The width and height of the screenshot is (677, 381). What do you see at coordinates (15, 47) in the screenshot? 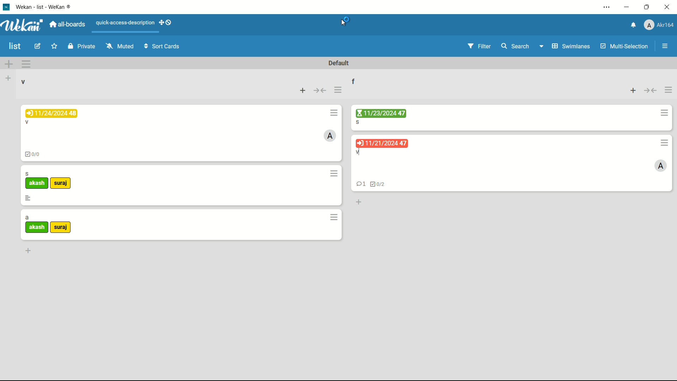
I see `board name` at bounding box center [15, 47].